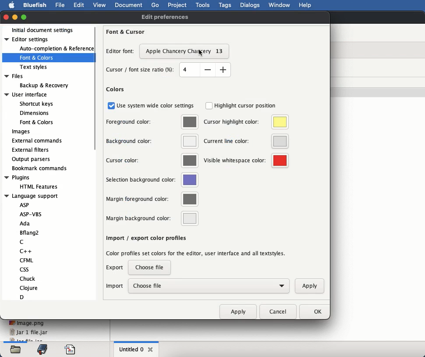 Image resolution: width=425 pixels, height=357 pixels. What do you see at coordinates (208, 286) in the screenshot?
I see `choose file` at bounding box center [208, 286].